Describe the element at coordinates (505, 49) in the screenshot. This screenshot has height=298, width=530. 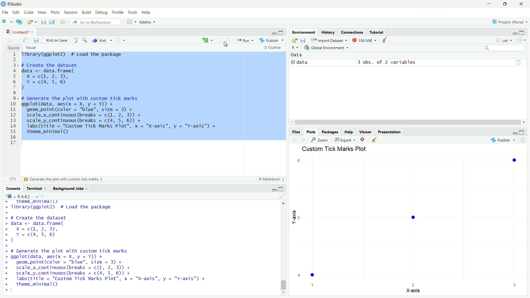
I see `search field` at that location.